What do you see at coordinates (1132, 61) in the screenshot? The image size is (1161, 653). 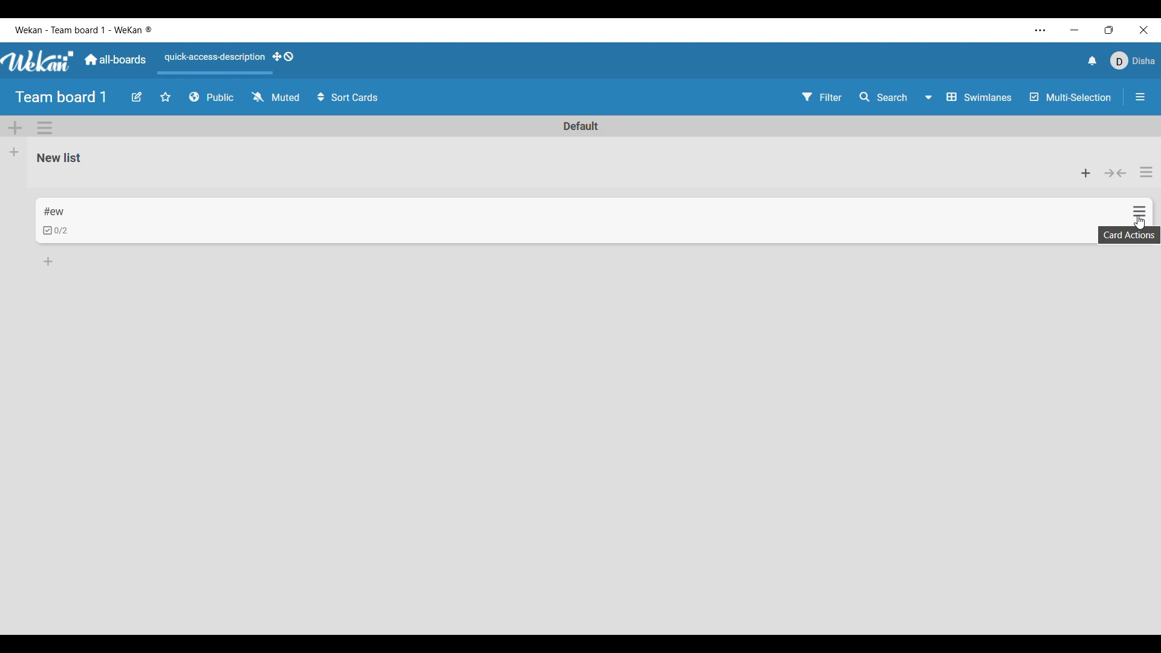 I see `Current account` at bounding box center [1132, 61].